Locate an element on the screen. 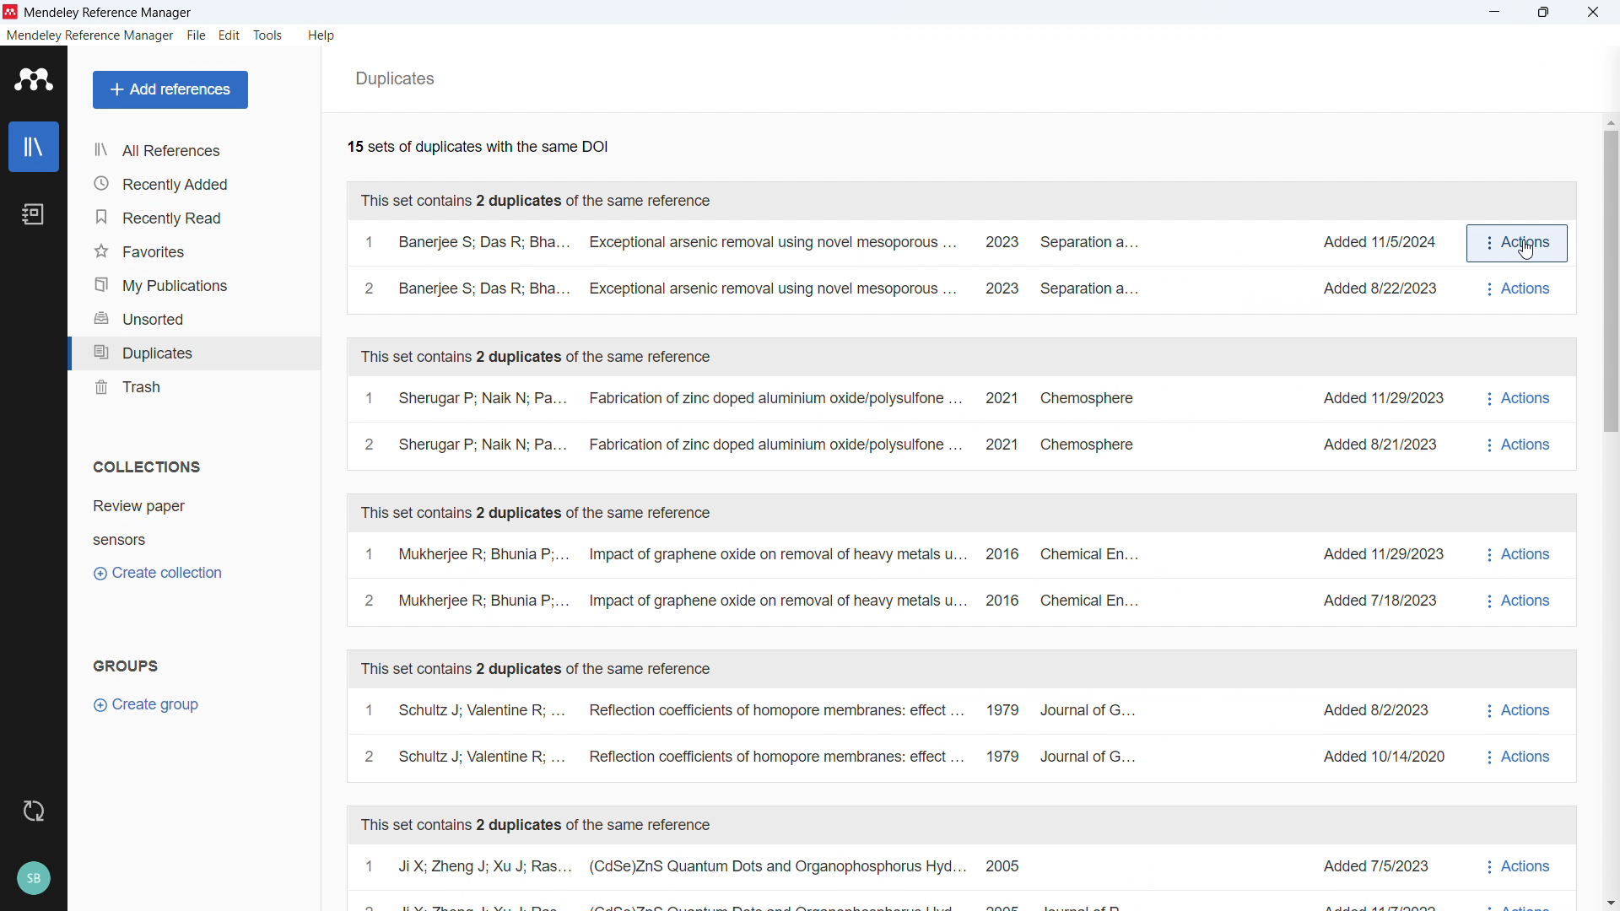 This screenshot has height=911, width=1620. minimise  is located at coordinates (1495, 13).